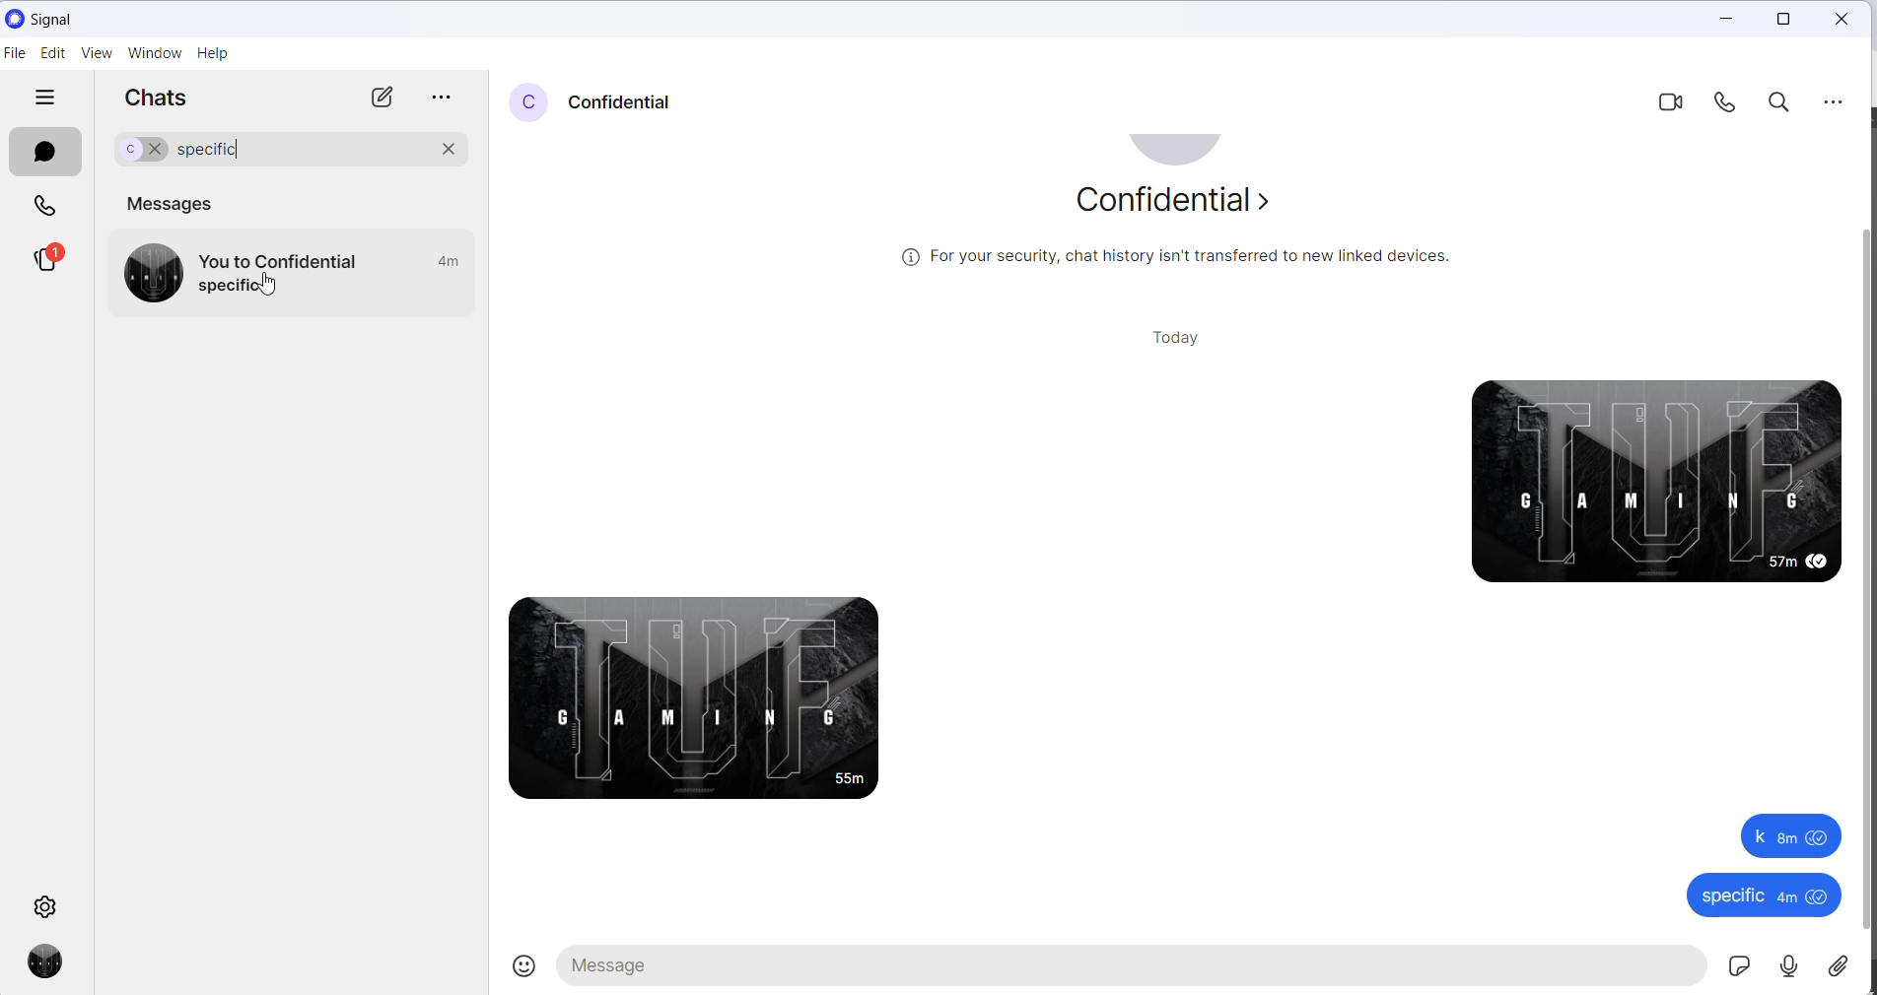  What do you see at coordinates (622, 103) in the screenshot?
I see `contact name` at bounding box center [622, 103].